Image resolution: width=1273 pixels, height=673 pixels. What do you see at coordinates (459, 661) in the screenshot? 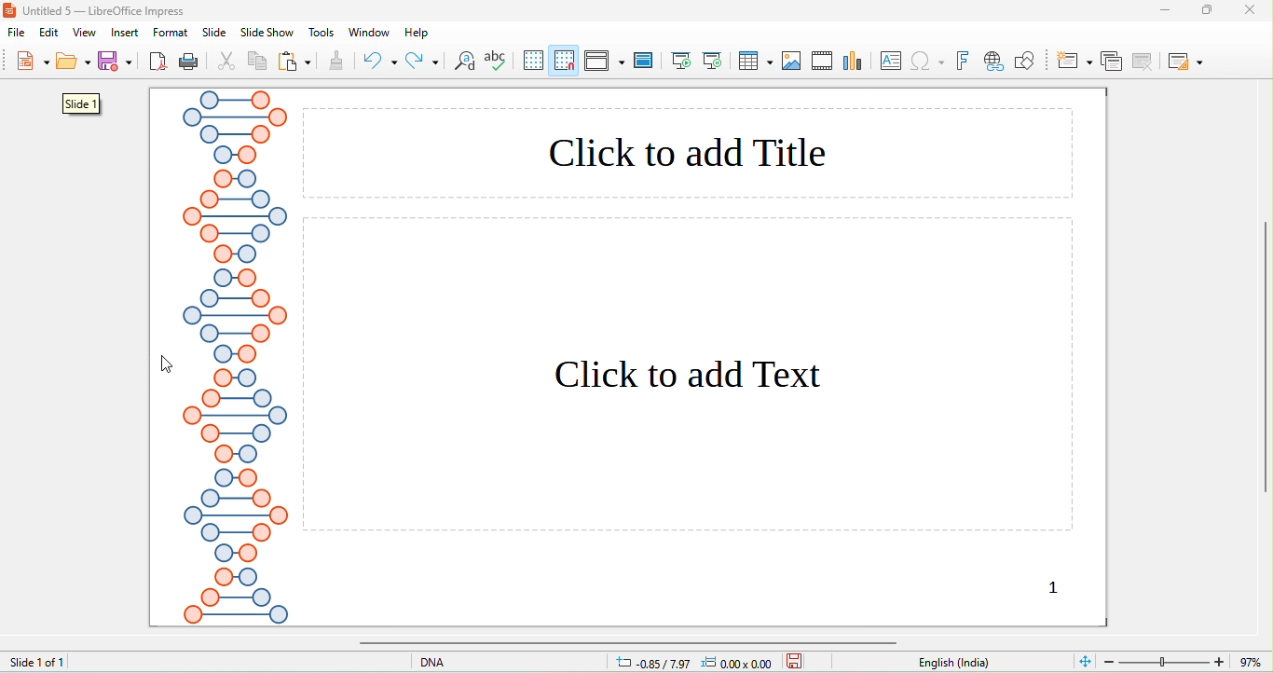
I see `DNA` at bounding box center [459, 661].